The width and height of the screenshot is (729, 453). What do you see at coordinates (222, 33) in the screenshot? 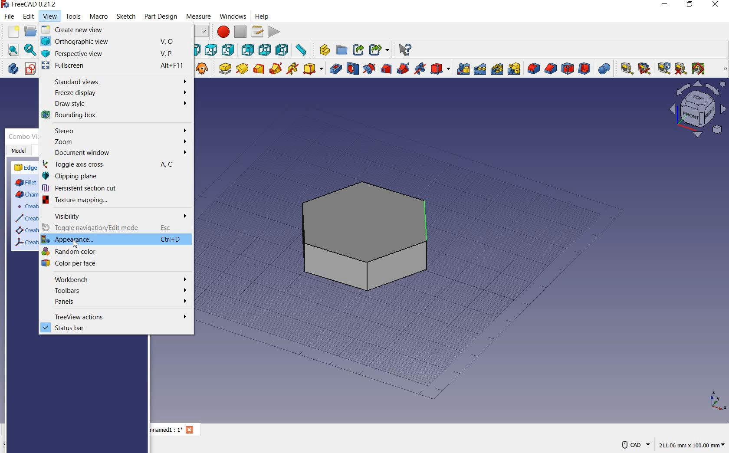
I see `macro recording` at bounding box center [222, 33].